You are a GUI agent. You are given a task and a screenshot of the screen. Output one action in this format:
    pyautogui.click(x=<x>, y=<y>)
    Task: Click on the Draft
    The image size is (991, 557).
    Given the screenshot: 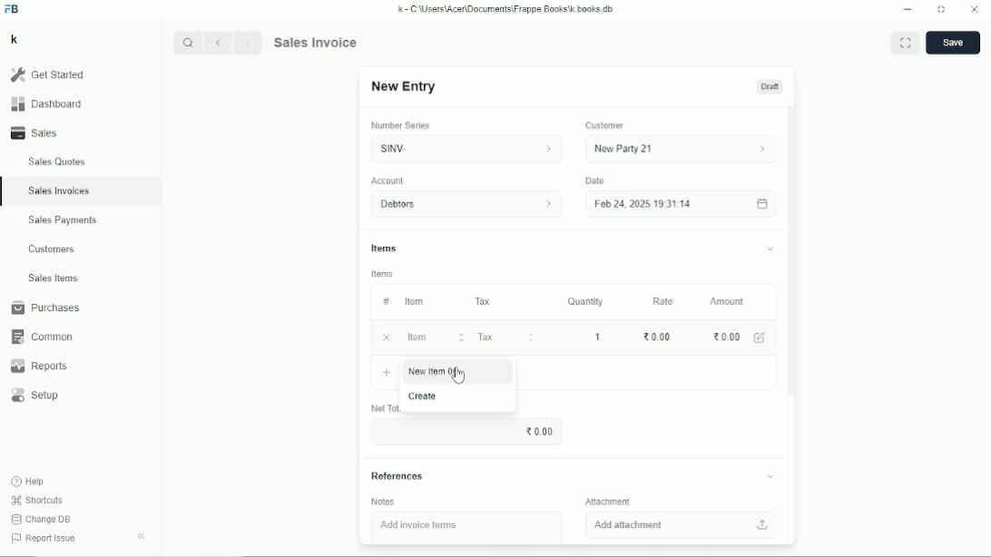 What is the action you would take?
    pyautogui.click(x=770, y=86)
    